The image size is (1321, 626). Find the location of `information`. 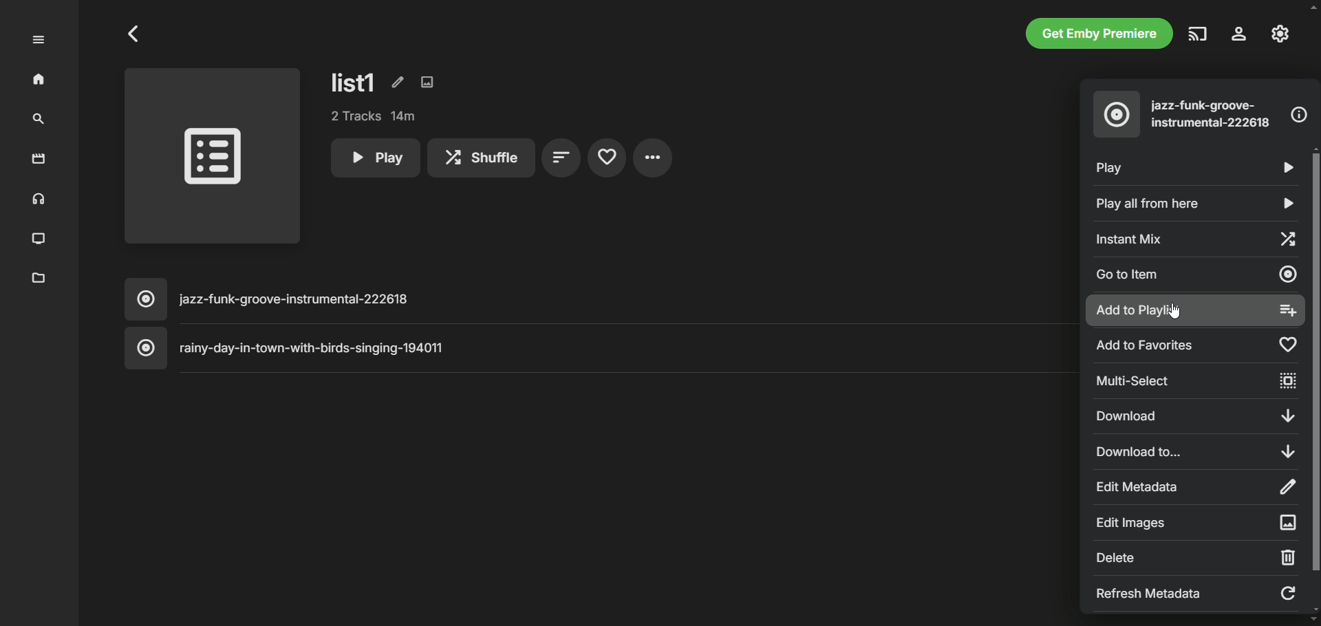

information is located at coordinates (1299, 115).